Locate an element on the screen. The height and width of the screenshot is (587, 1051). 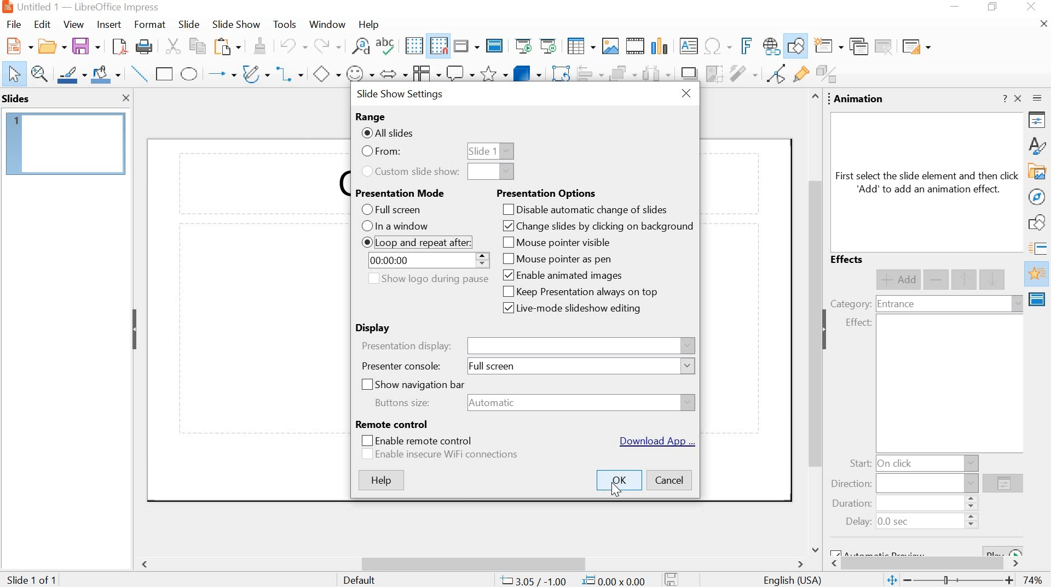
filter is located at coordinates (743, 73).